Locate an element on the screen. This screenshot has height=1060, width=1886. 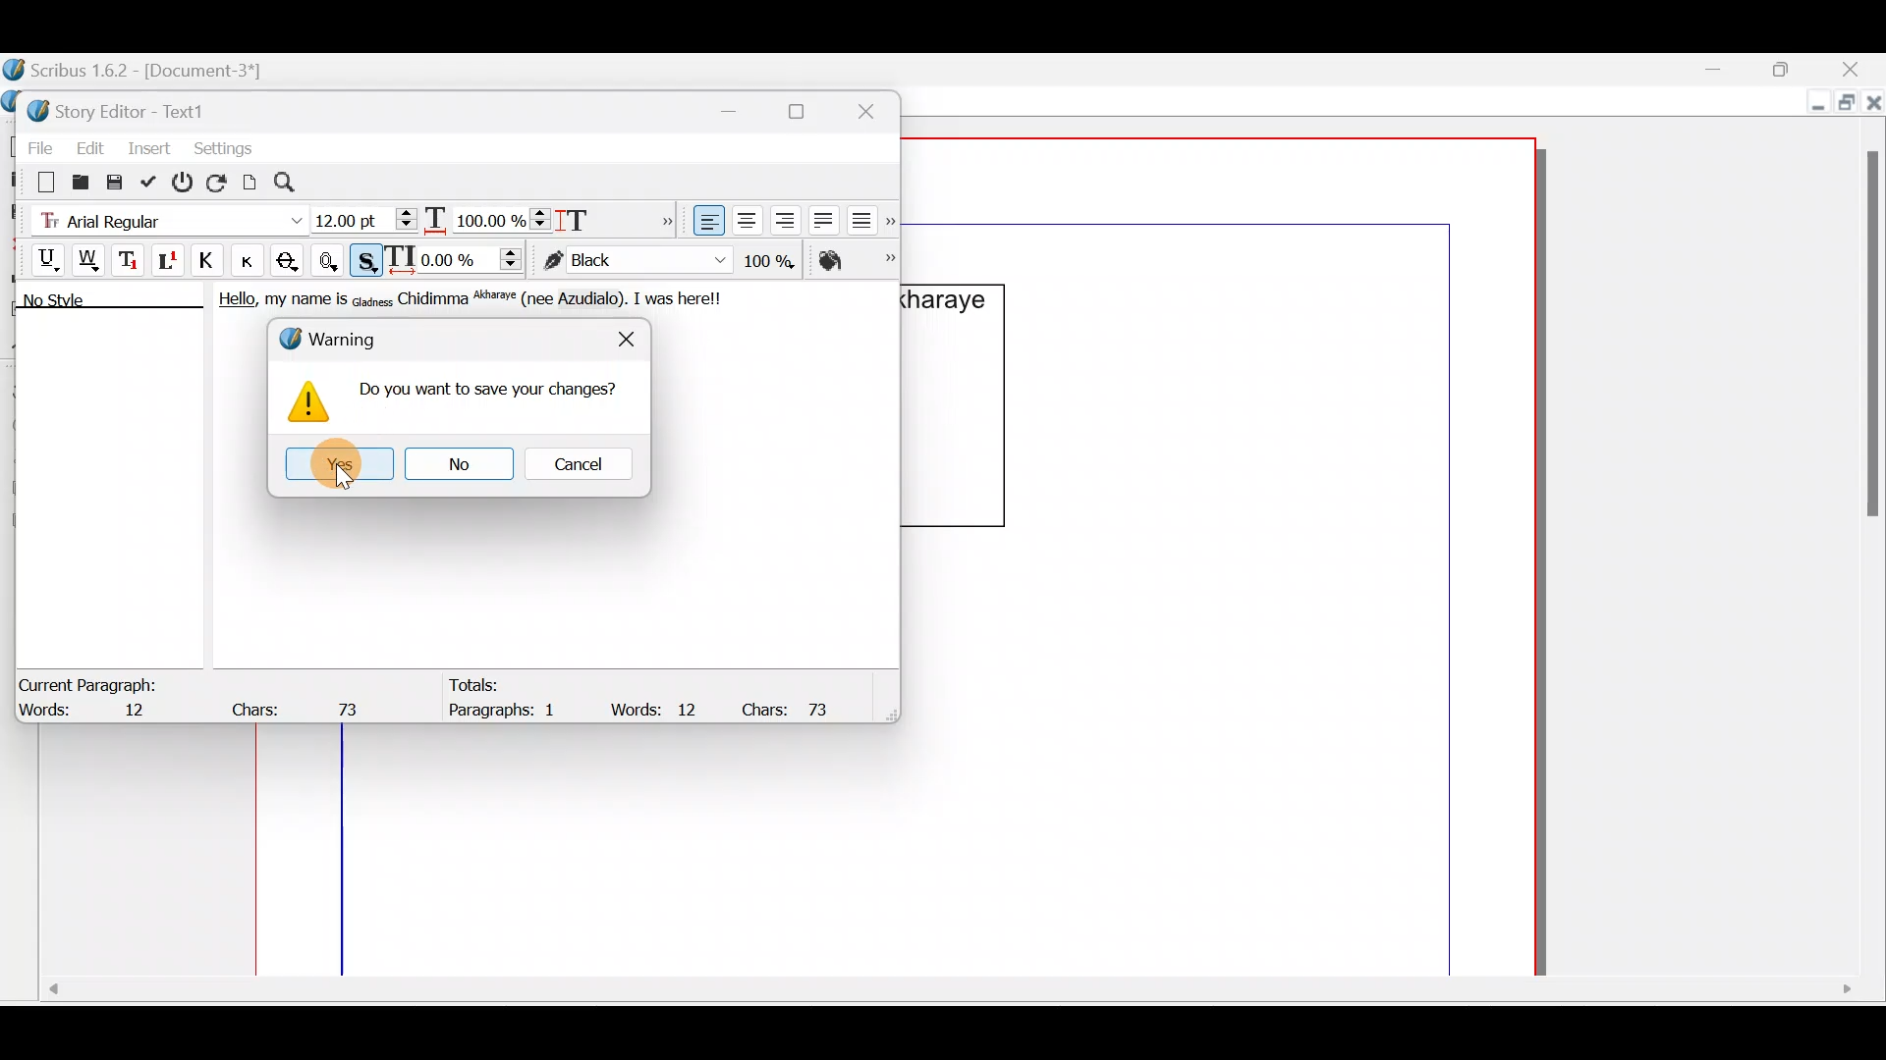
Hello, is located at coordinates (232, 302).